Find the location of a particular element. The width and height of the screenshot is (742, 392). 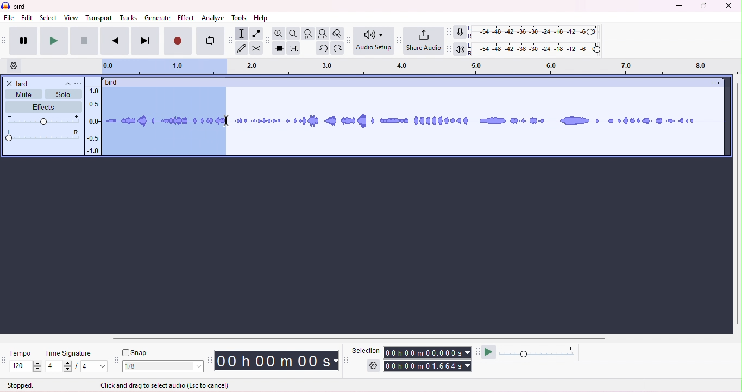

help is located at coordinates (261, 18).